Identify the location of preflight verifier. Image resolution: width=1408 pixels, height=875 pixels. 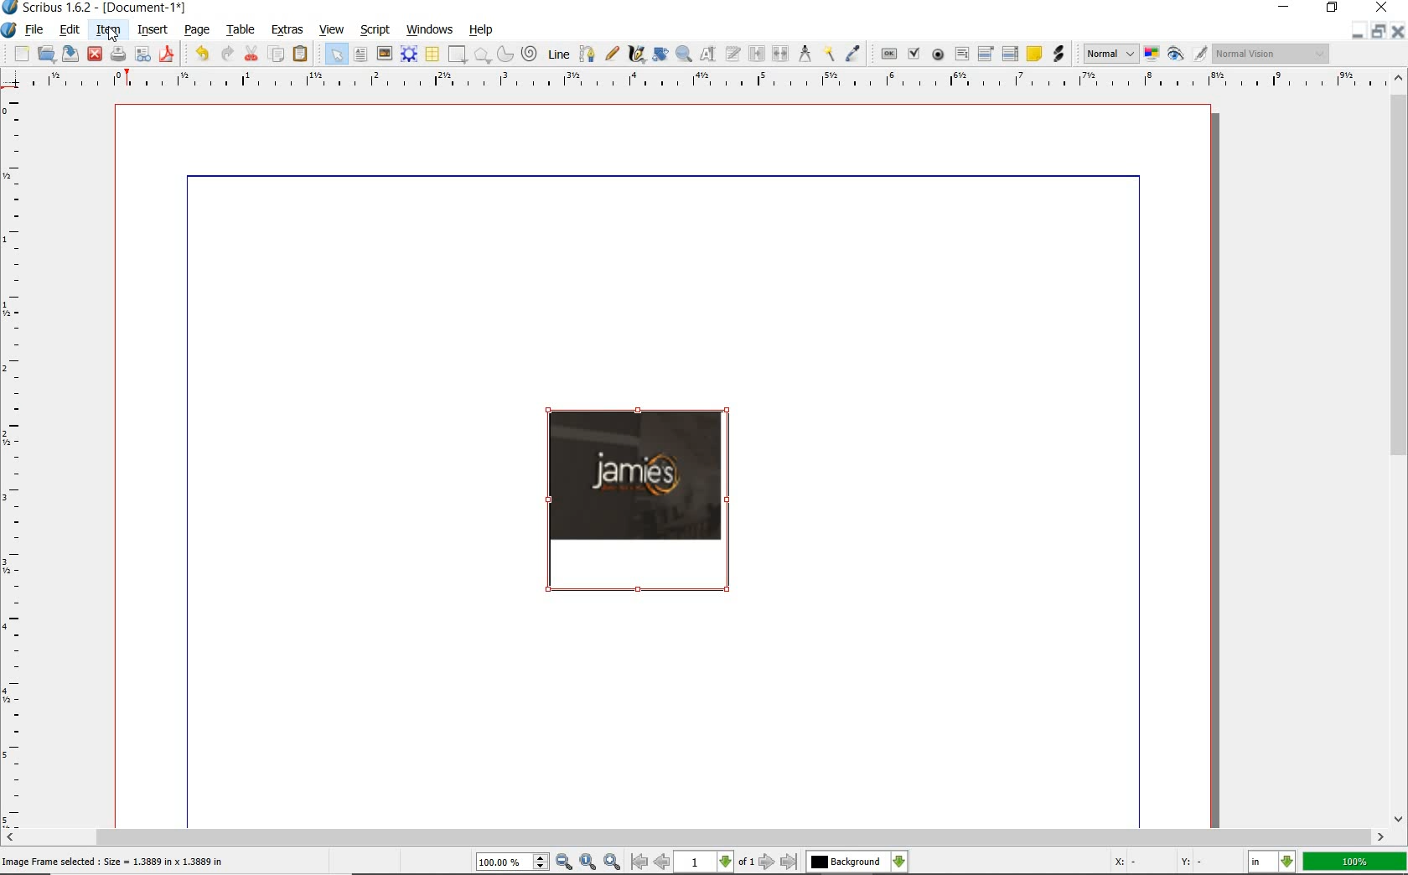
(142, 55).